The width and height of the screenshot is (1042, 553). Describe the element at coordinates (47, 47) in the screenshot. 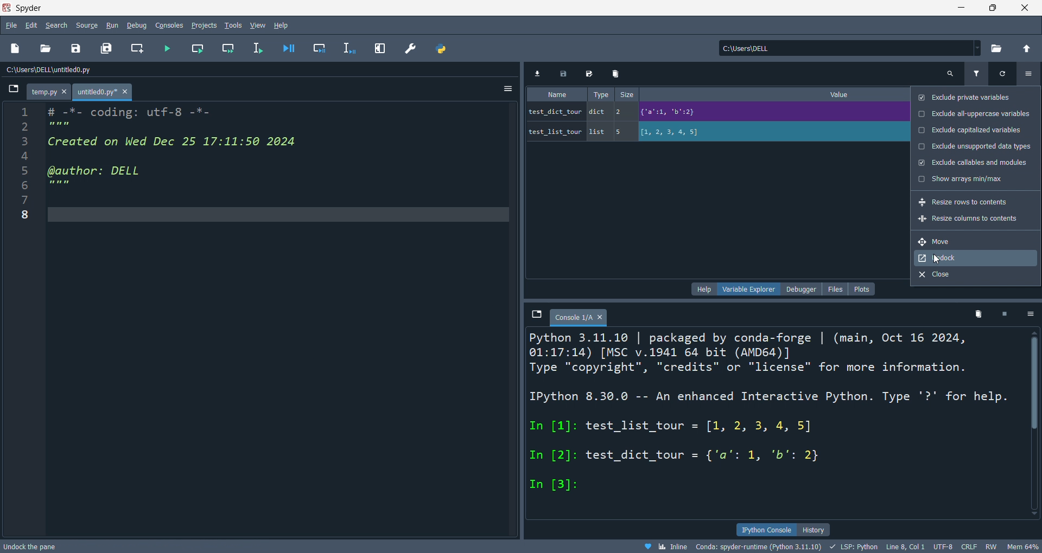

I see `open file` at that location.